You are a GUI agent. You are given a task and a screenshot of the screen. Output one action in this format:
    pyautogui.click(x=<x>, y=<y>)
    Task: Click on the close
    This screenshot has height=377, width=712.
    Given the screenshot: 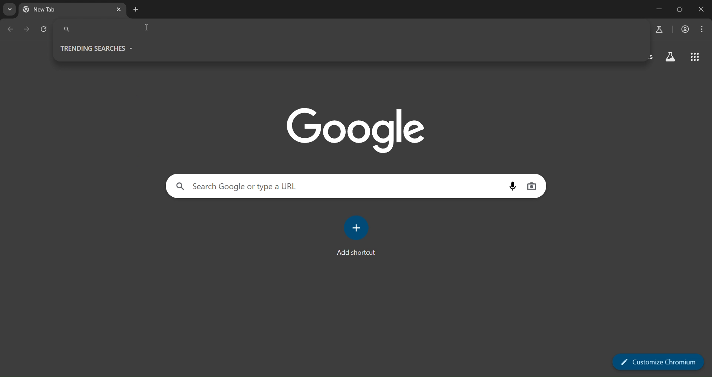 What is the action you would take?
    pyautogui.click(x=702, y=9)
    